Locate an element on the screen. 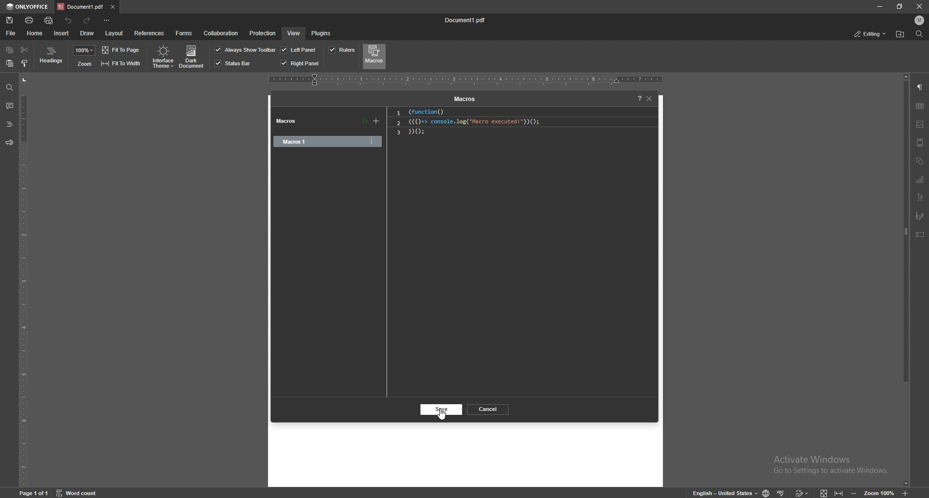 Image resolution: width=929 pixels, height=498 pixels. tab is located at coordinates (80, 7).